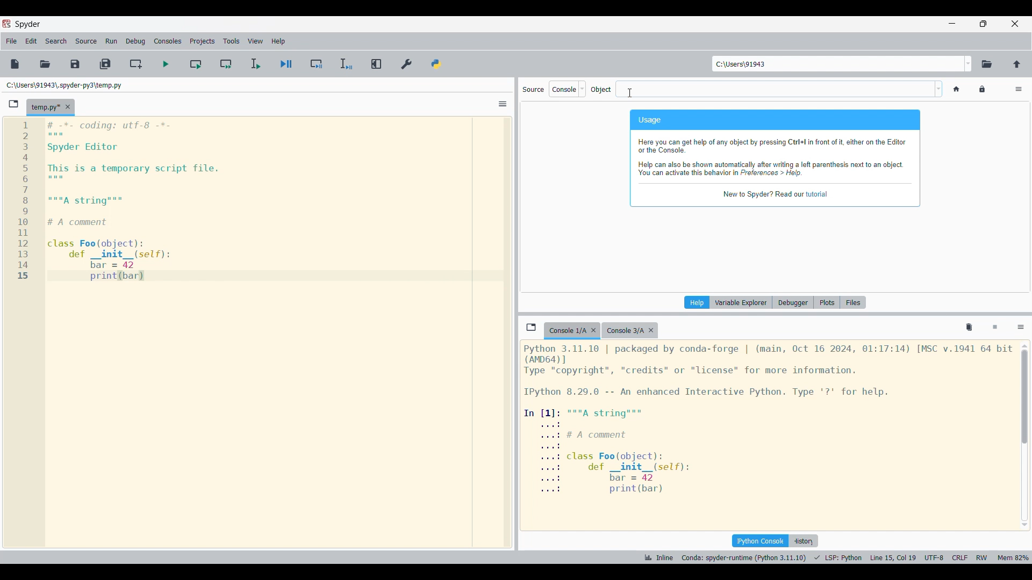  What do you see at coordinates (1015, 24) in the screenshot?
I see `Close interface` at bounding box center [1015, 24].